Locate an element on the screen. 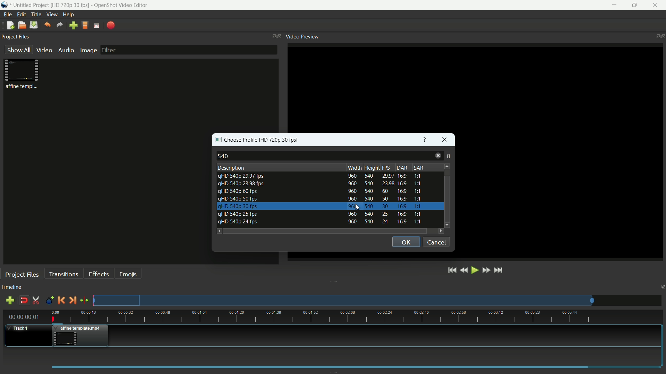 This screenshot has width=666, height=374. ok is located at coordinates (405, 241).